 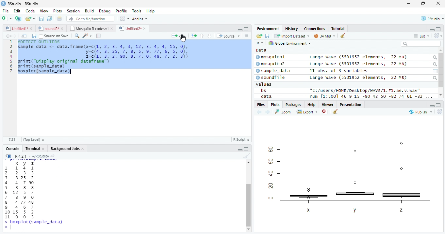 What do you see at coordinates (8, 36) in the screenshot?
I see `Go backward` at bounding box center [8, 36].